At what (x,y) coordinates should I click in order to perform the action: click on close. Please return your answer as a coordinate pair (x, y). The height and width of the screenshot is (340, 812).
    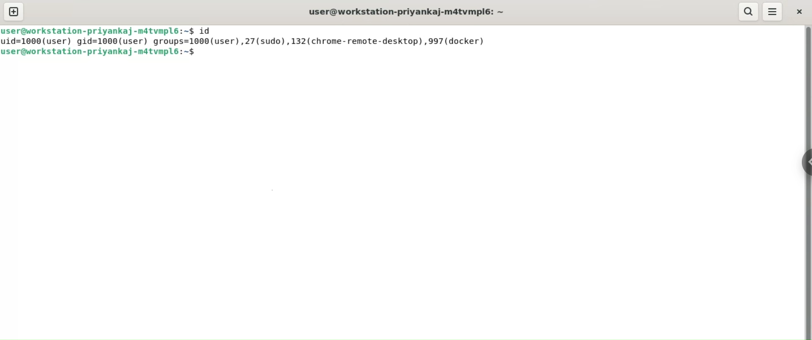
    Looking at the image, I should click on (801, 12).